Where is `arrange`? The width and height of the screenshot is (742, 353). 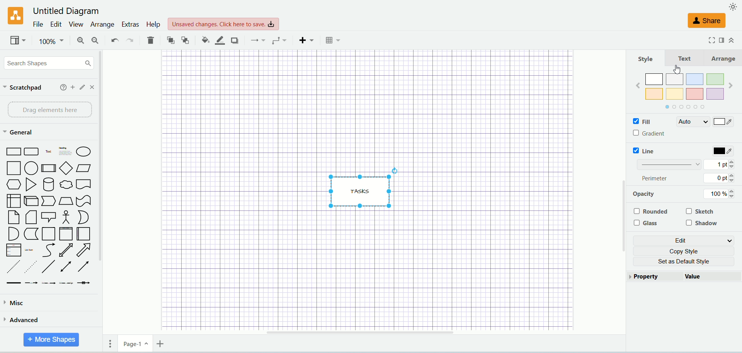 arrange is located at coordinates (722, 57).